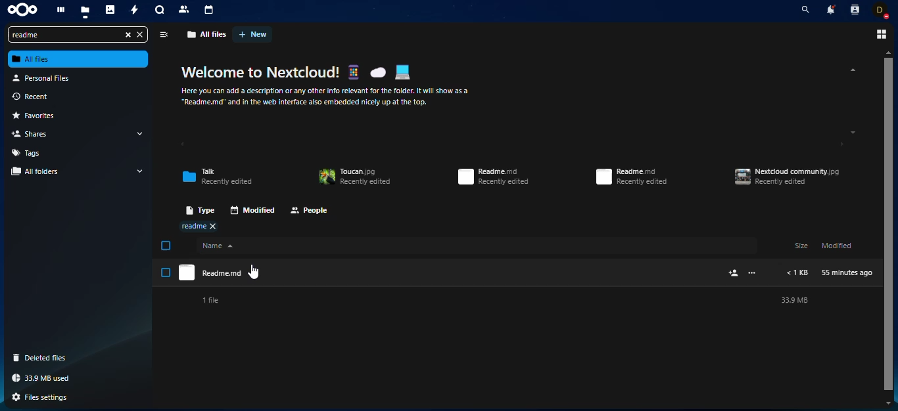 This screenshot has height=411, width=898. Describe the element at coordinates (851, 70) in the screenshot. I see `scroll up` at that location.